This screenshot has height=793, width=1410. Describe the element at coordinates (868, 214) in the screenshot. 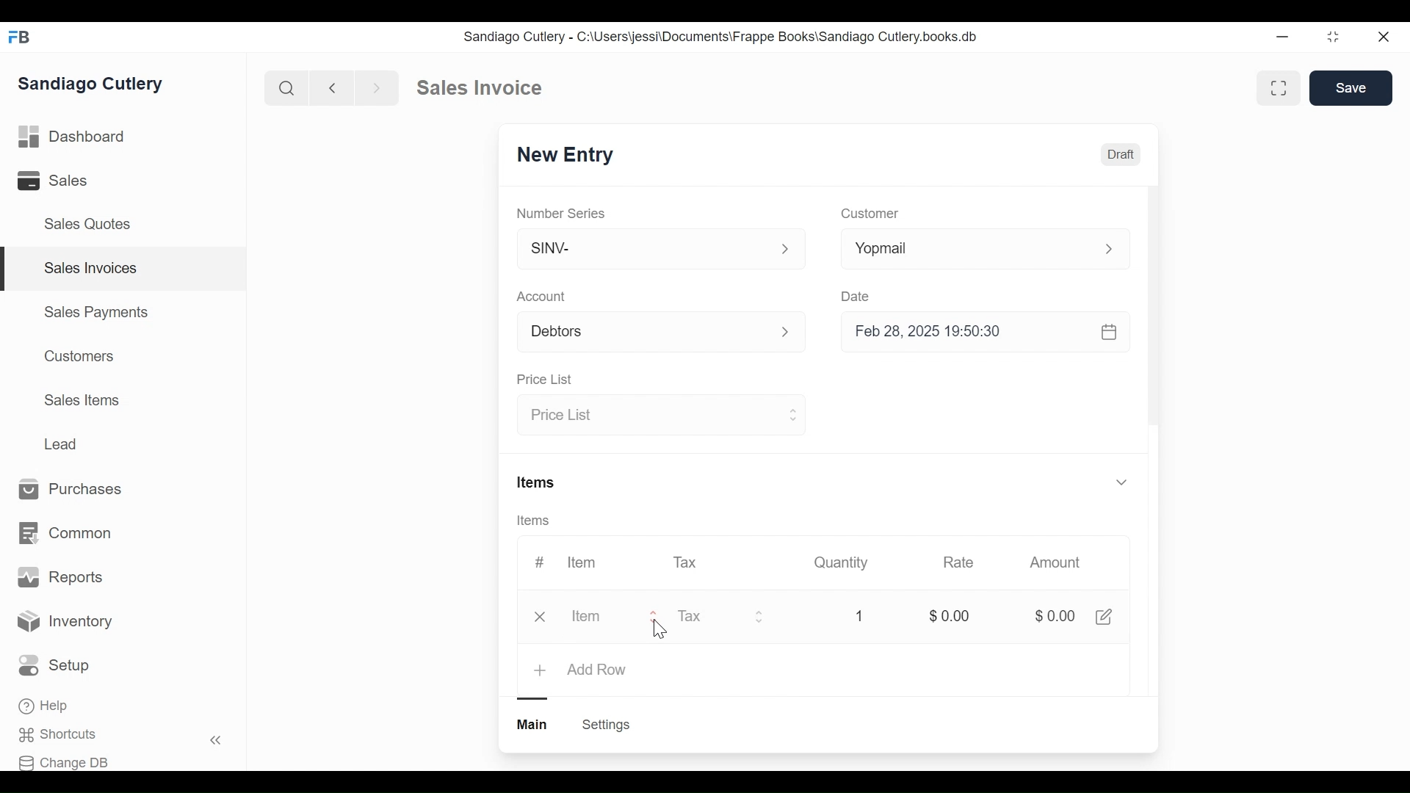

I see `Customer` at that location.